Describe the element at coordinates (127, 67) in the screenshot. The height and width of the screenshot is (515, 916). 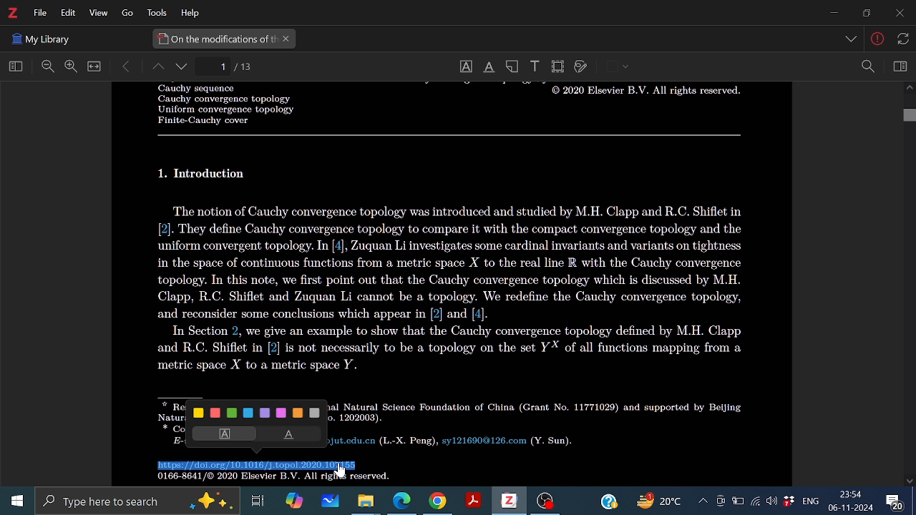
I see `Move back` at that location.